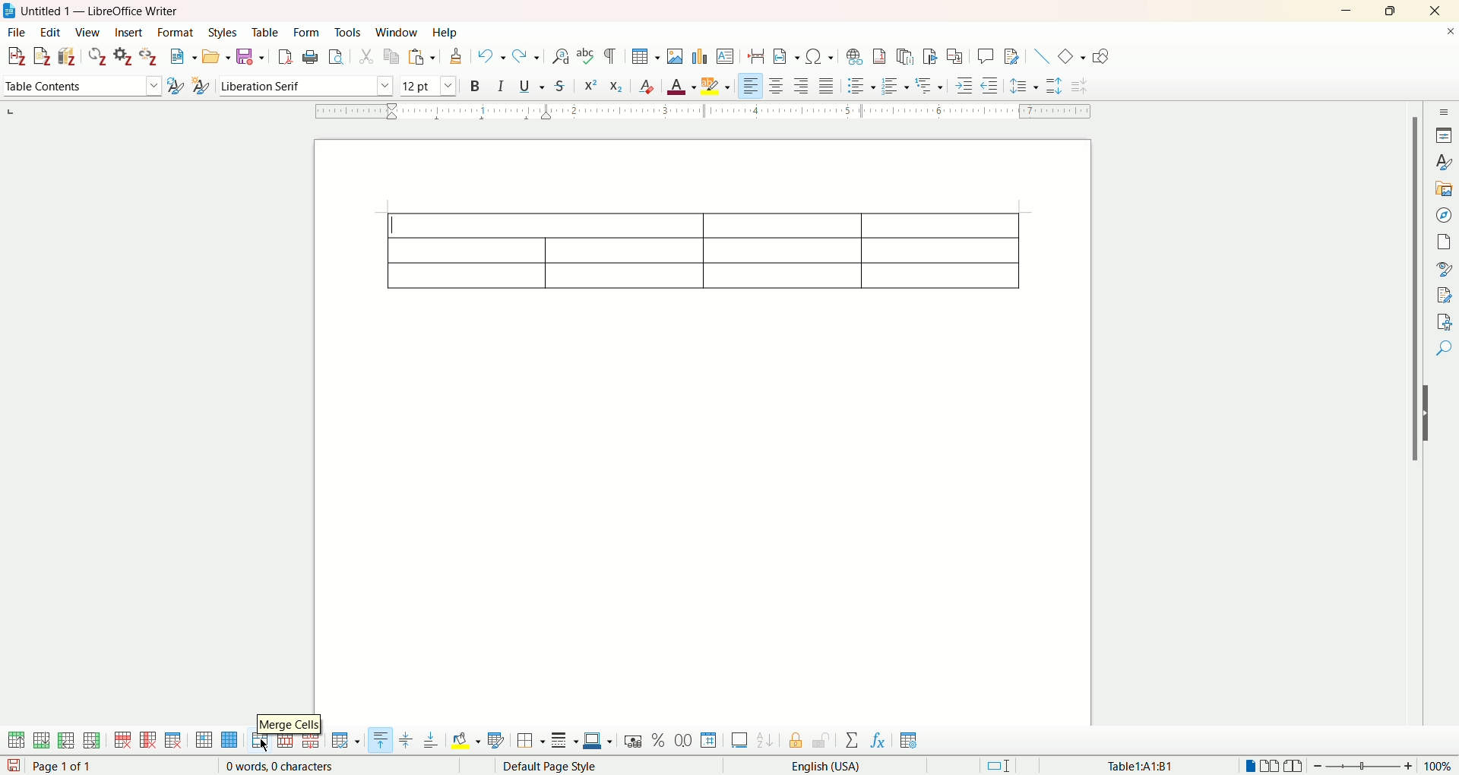 Image resolution: width=1459 pixels, height=775 pixels. Describe the element at coordinates (825, 88) in the screenshot. I see `justified` at that location.